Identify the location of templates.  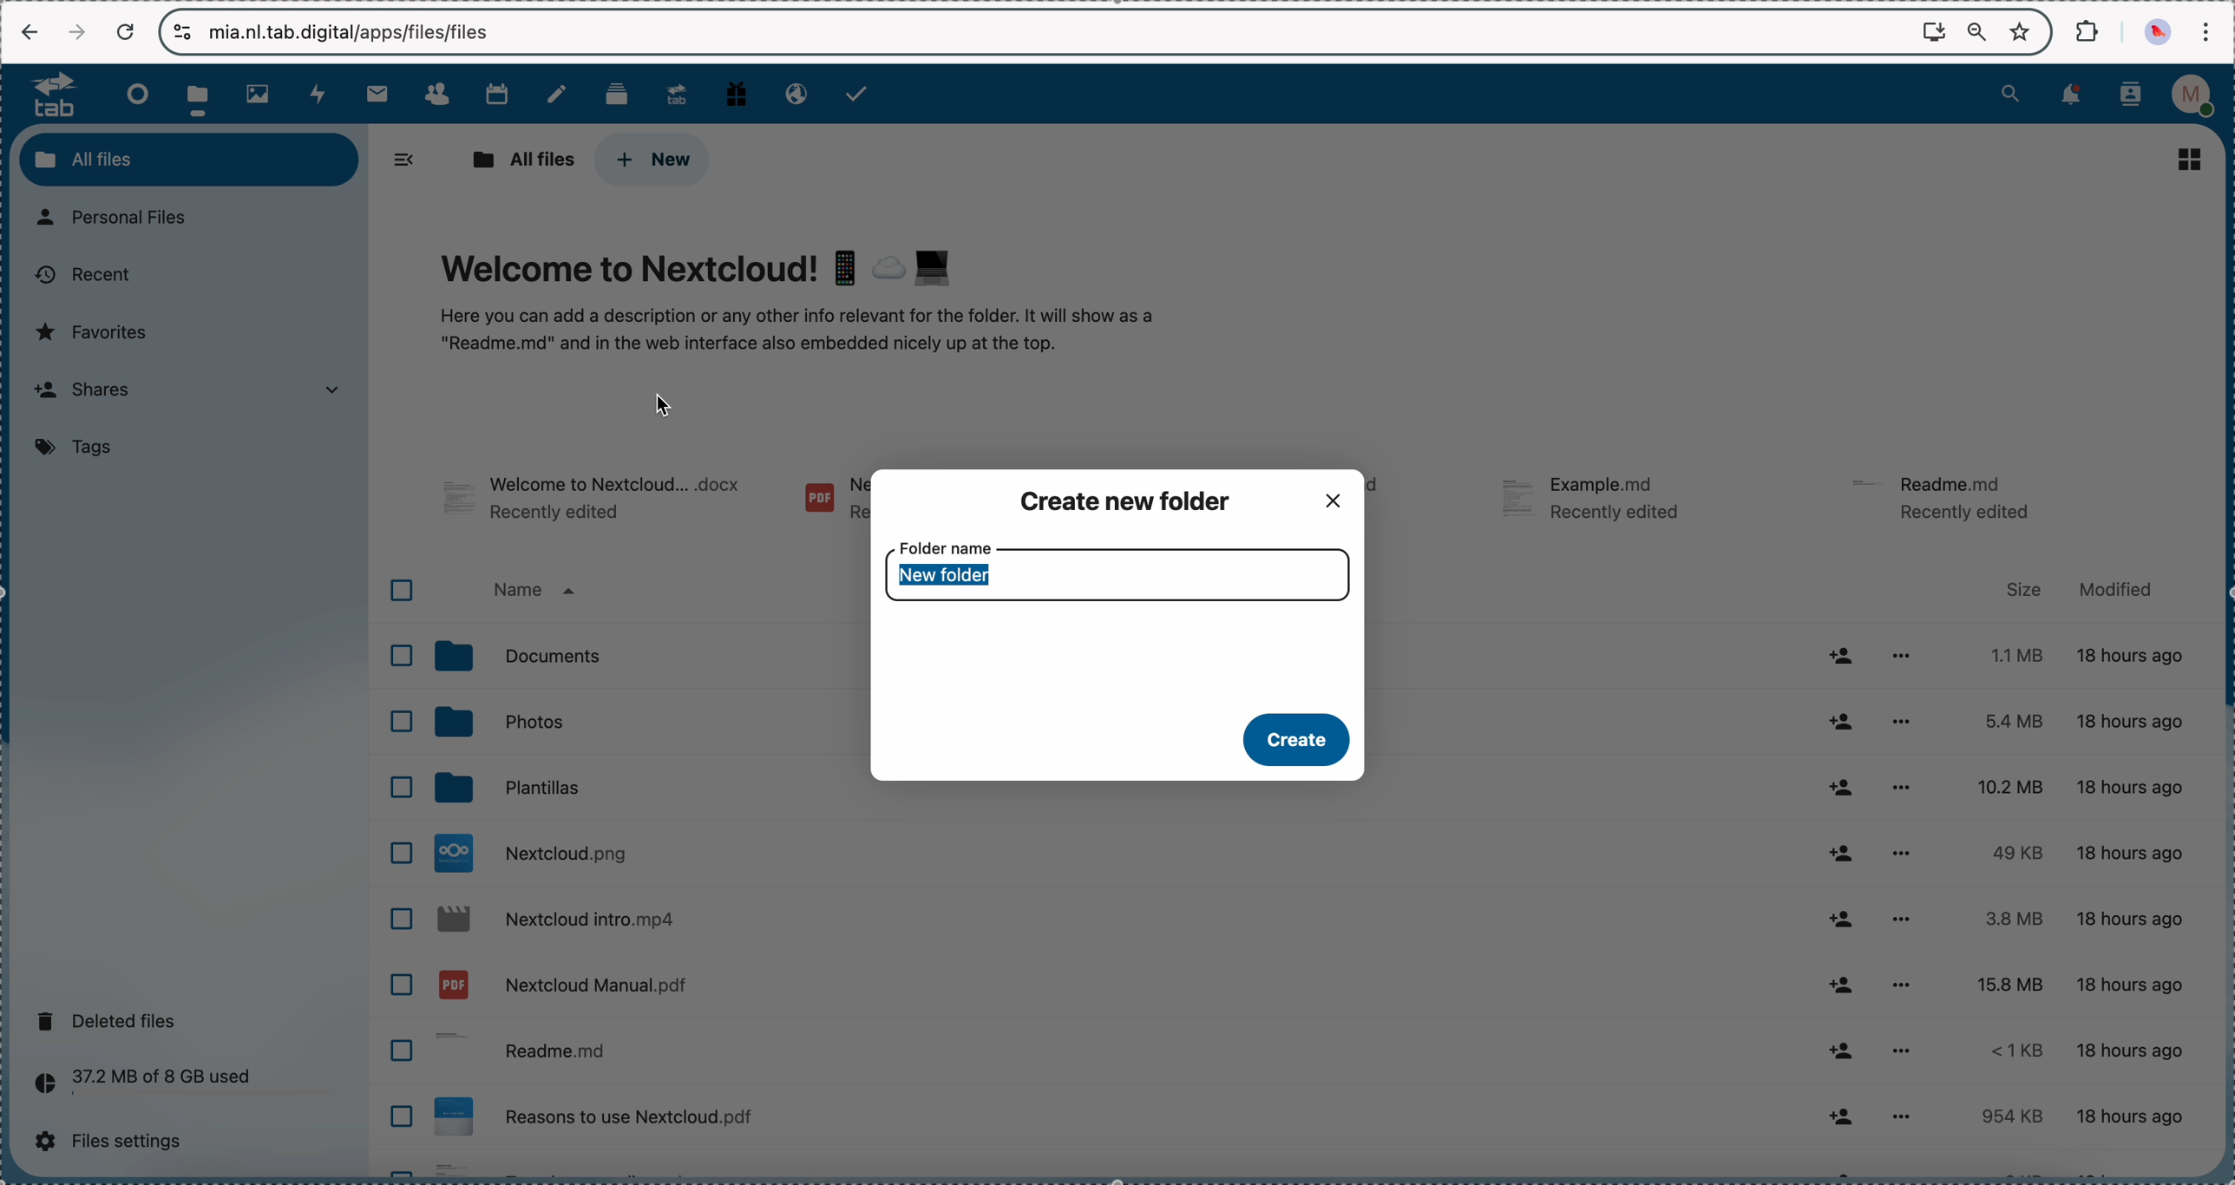
(643, 791).